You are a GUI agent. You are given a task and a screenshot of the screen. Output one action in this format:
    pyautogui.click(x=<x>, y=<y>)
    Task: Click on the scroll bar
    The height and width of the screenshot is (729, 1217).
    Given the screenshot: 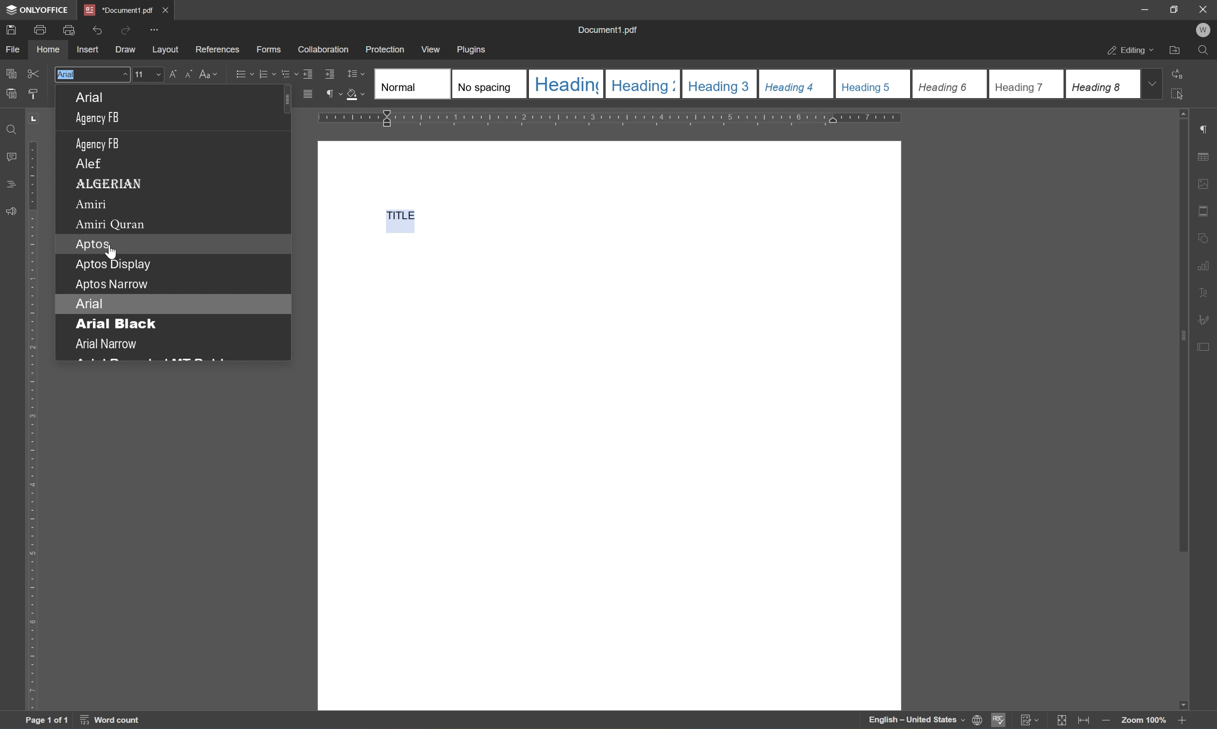 What is the action you would take?
    pyautogui.click(x=1183, y=331)
    